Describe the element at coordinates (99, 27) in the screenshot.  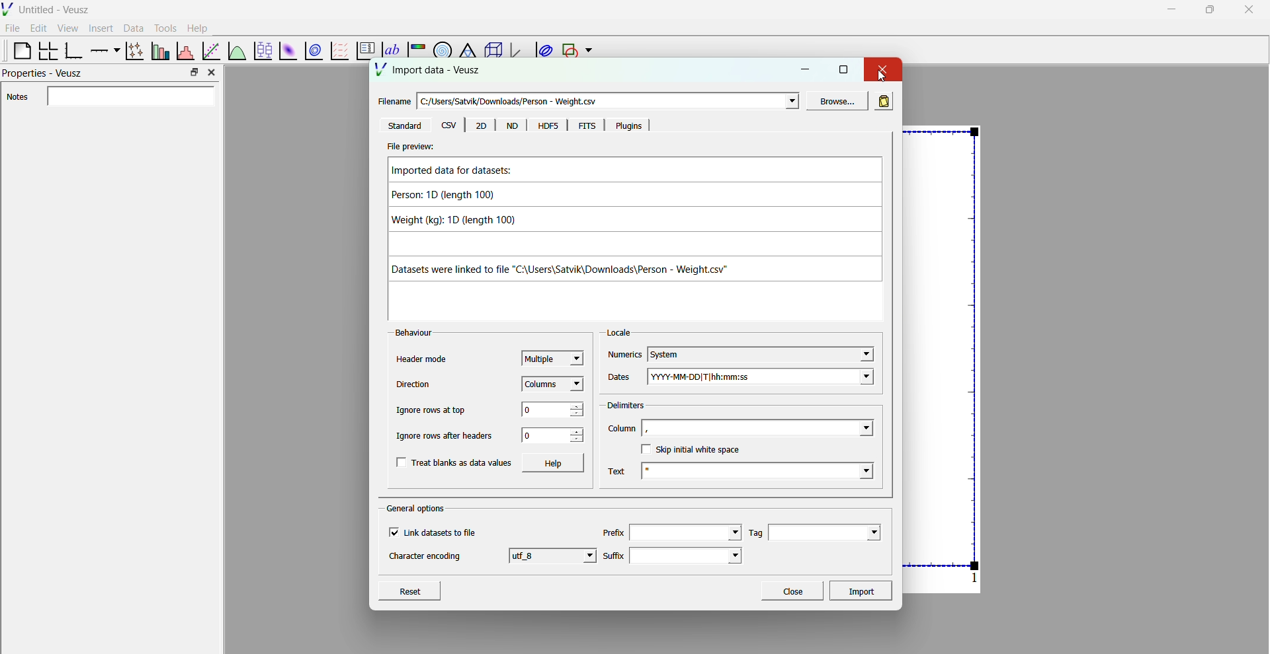
I see `insert` at that location.